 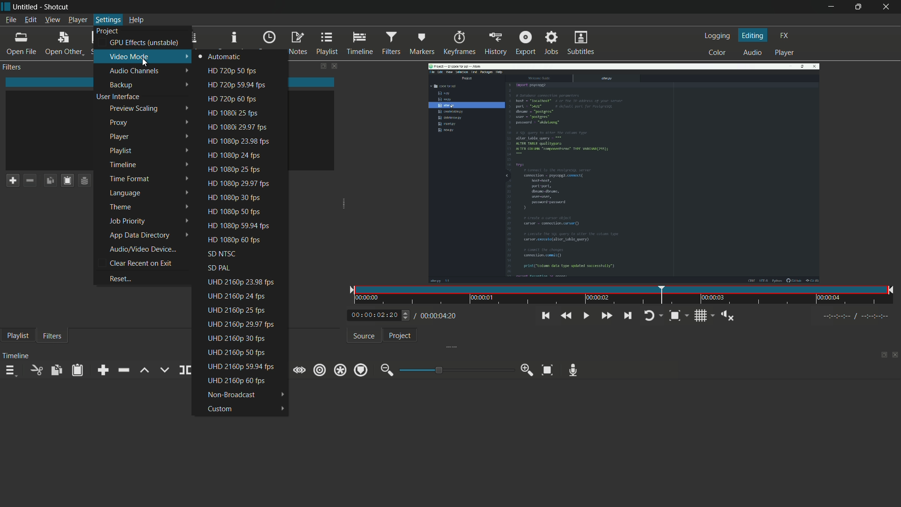 What do you see at coordinates (753, 53) in the screenshot?
I see `audio` at bounding box center [753, 53].